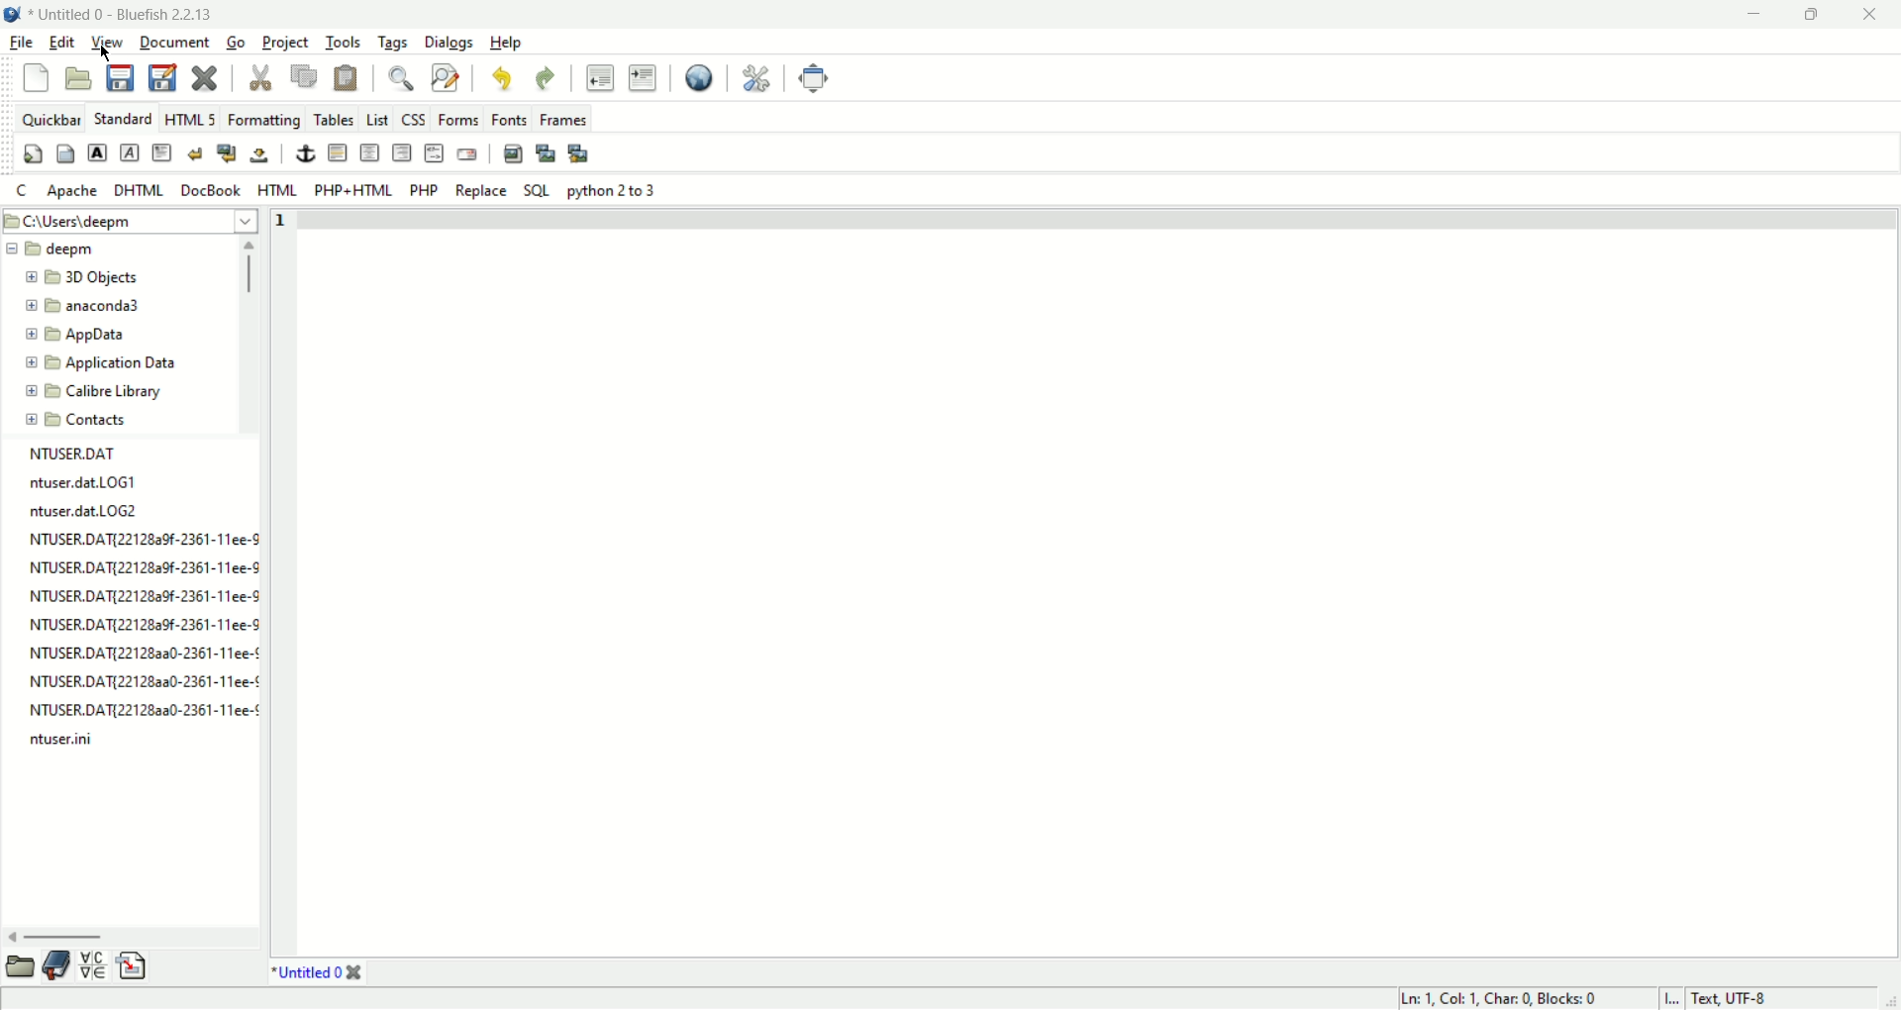 This screenshot has height=1010, width=1901. Describe the element at coordinates (546, 154) in the screenshot. I see `insert thumbnail` at that location.